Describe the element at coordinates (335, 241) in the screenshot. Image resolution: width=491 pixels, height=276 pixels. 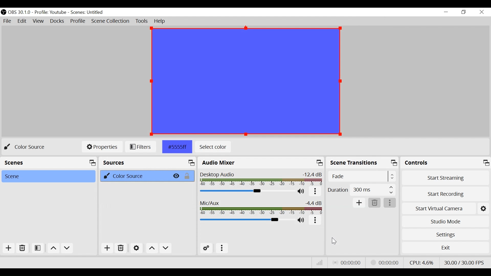
I see `Cursor` at that location.